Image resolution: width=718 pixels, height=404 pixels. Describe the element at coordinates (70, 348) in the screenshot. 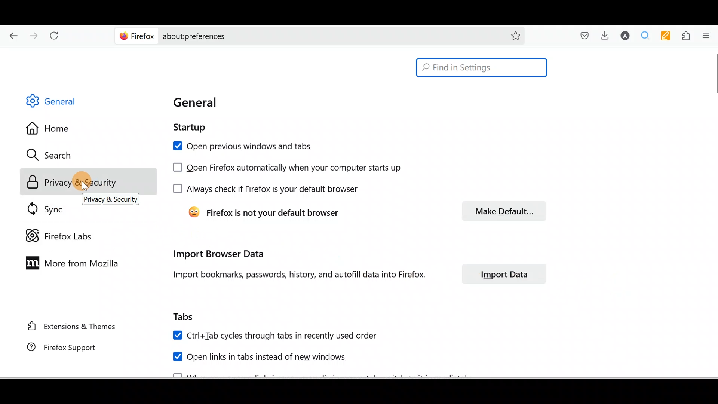

I see `Firefox support` at that location.